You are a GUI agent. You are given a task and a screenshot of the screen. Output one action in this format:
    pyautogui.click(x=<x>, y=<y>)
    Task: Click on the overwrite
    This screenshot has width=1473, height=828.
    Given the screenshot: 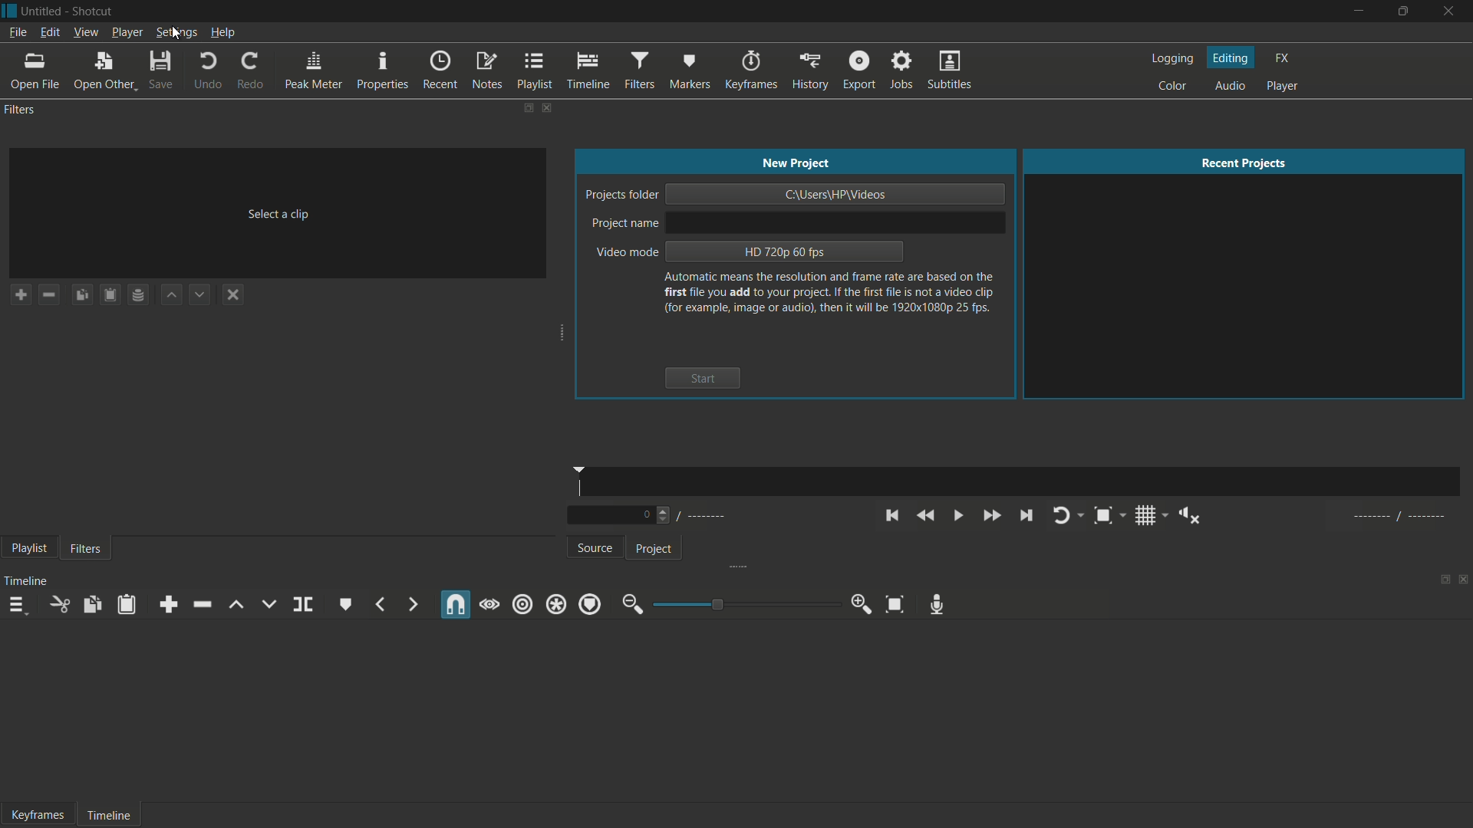 What is the action you would take?
    pyautogui.click(x=268, y=604)
    